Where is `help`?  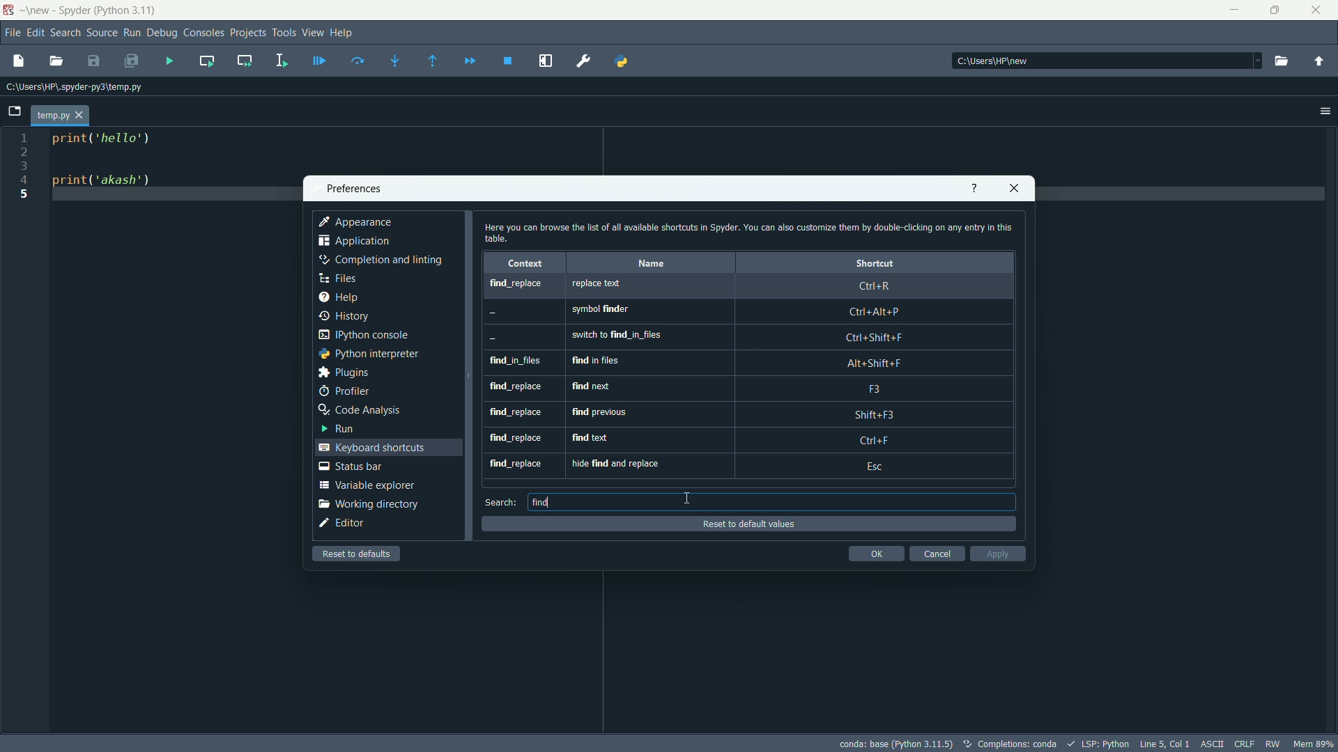 help is located at coordinates (973, 189).